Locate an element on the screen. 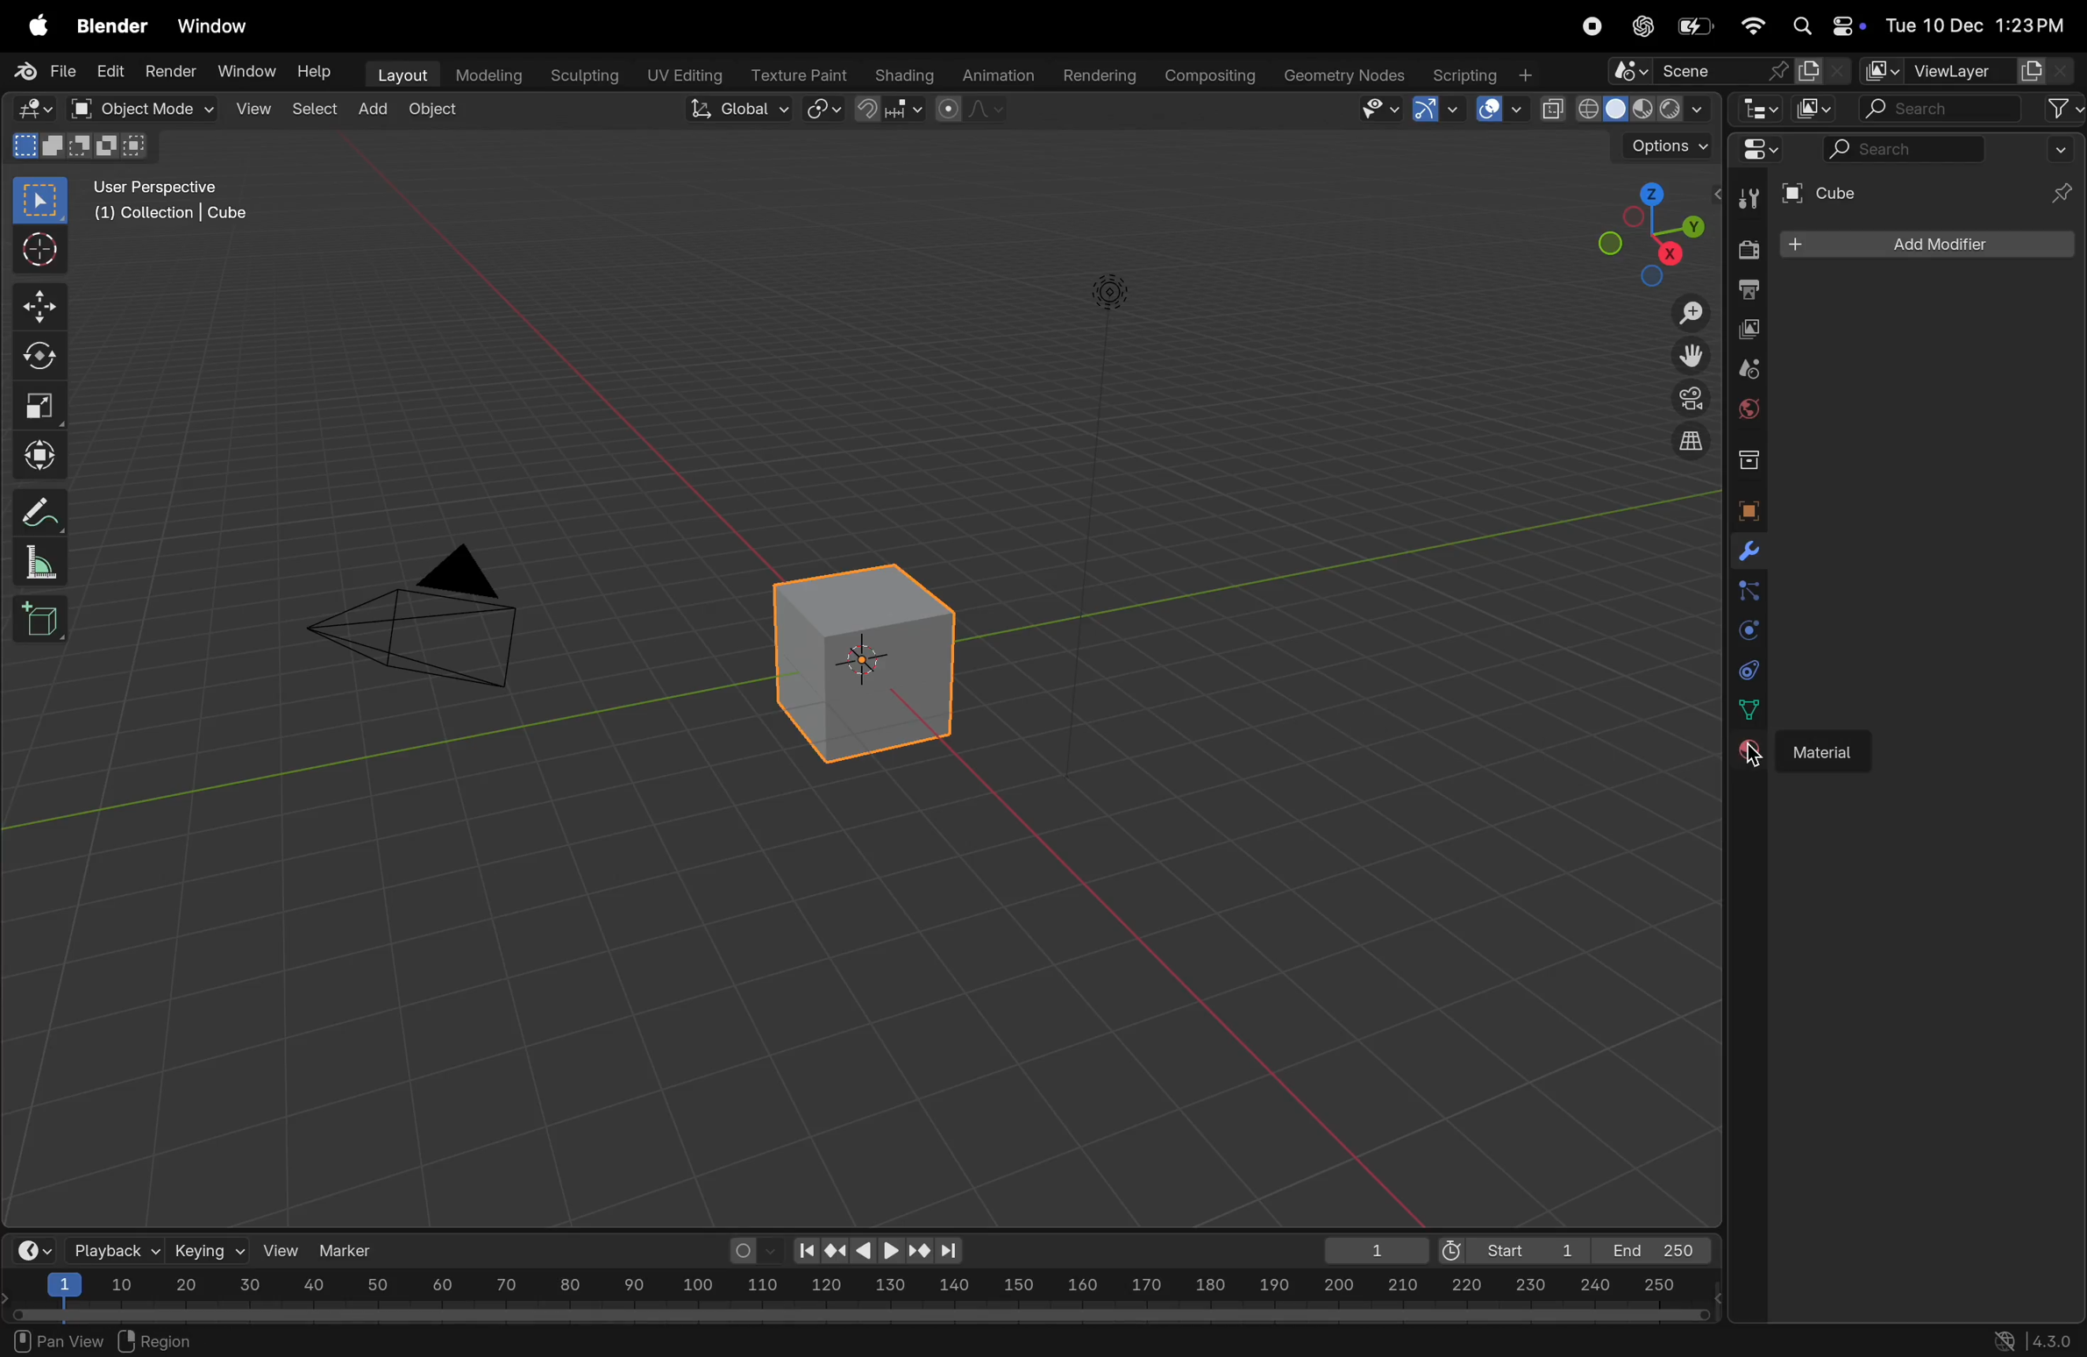 This screenshot has width=2087, height=1357. 3D cube is located at coordinates (858, 663).